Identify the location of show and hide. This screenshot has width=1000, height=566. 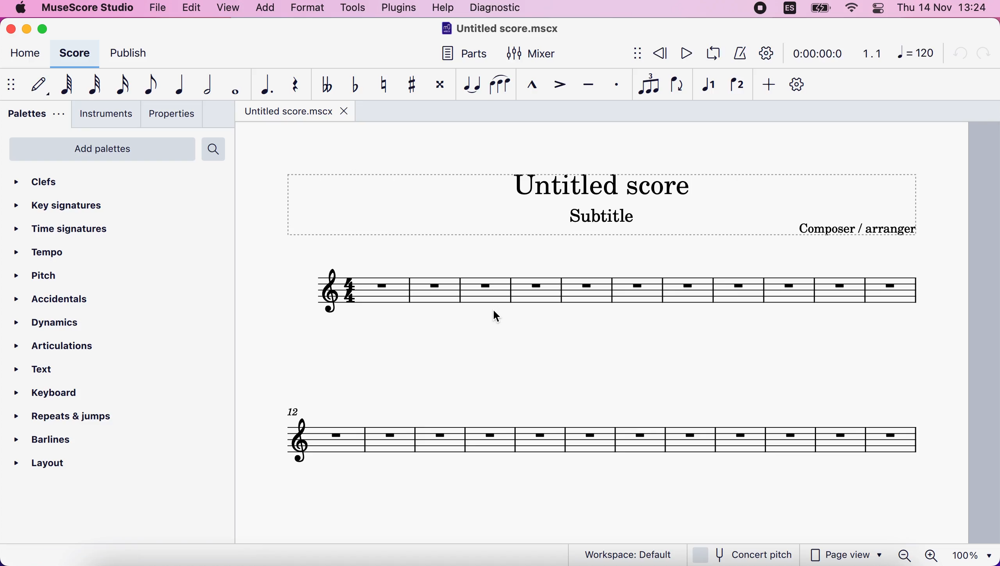
(634, 55).